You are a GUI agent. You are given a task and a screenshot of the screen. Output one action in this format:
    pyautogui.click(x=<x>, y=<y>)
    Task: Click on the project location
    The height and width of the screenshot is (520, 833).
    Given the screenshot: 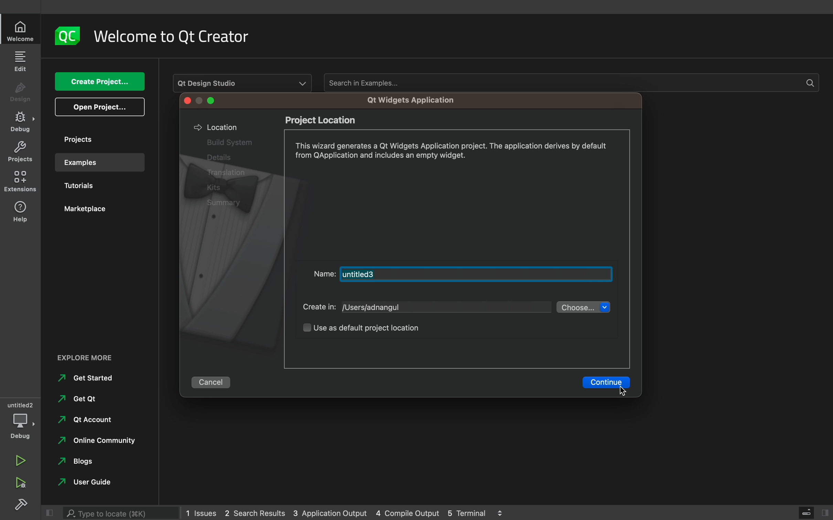 What is the action you would take?
    pyautogui.click(x=326, y=119)
    